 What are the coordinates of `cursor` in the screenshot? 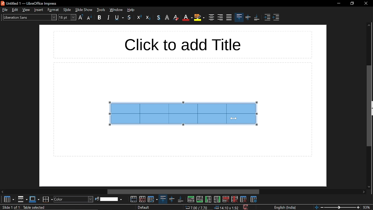 It's located at (233, 118).